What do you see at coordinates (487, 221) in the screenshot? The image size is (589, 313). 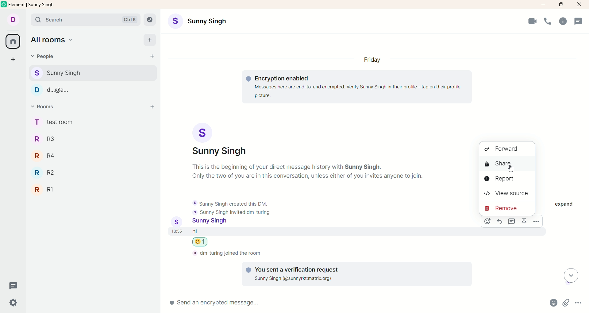 I see `emoji` at bounding box center [487, 221].